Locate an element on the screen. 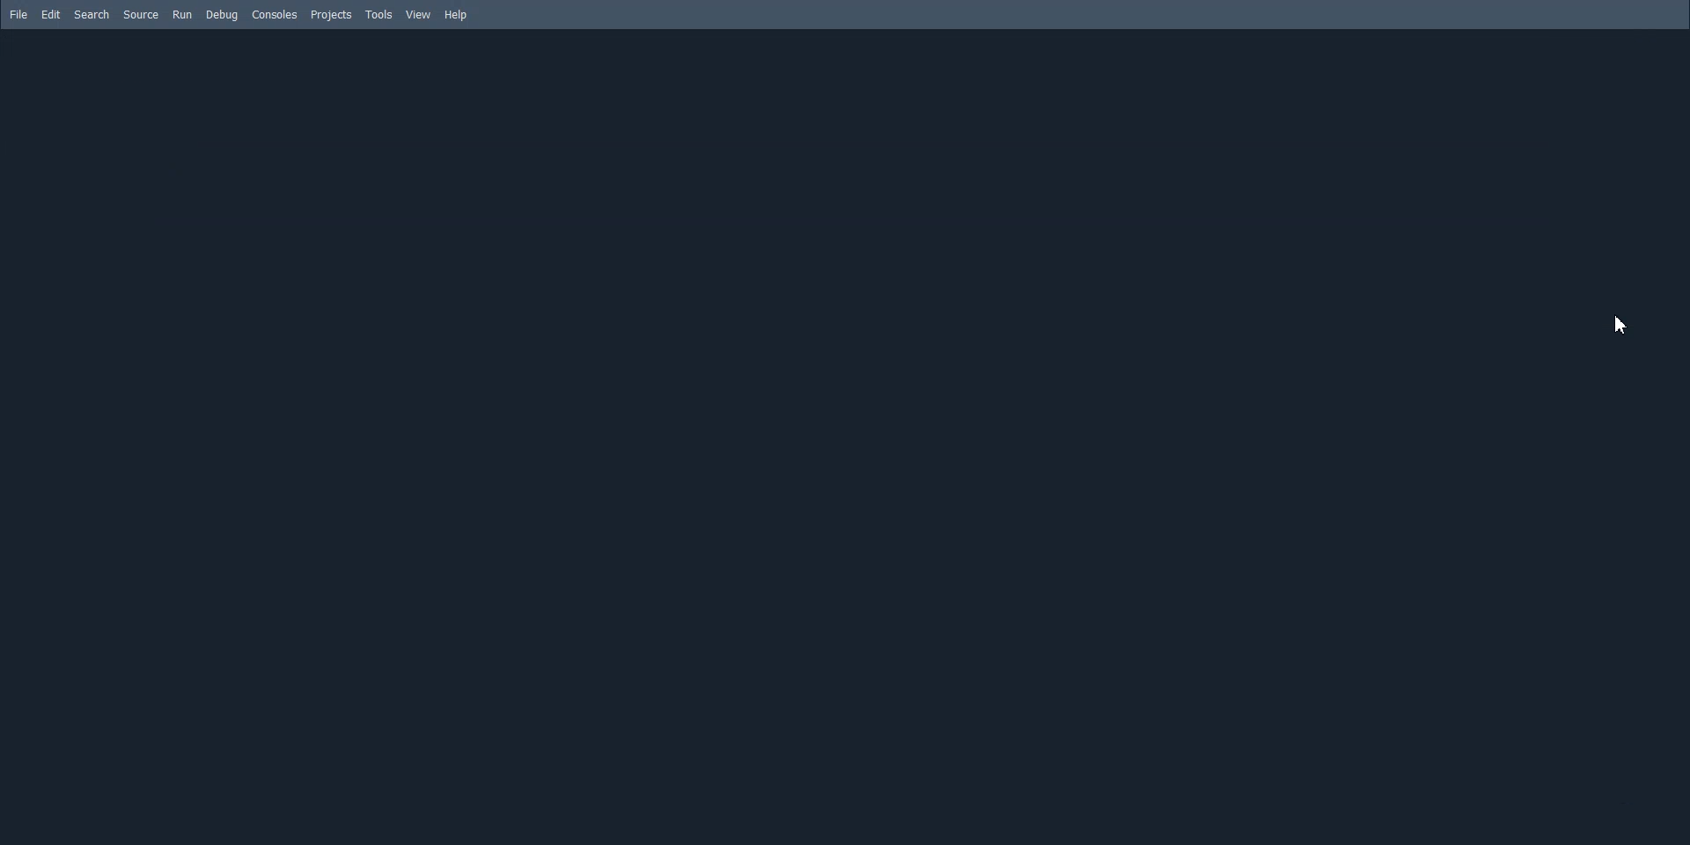 The width and height of the screenshot is (1690, 845). Edit is located at coordinates (51, 14).